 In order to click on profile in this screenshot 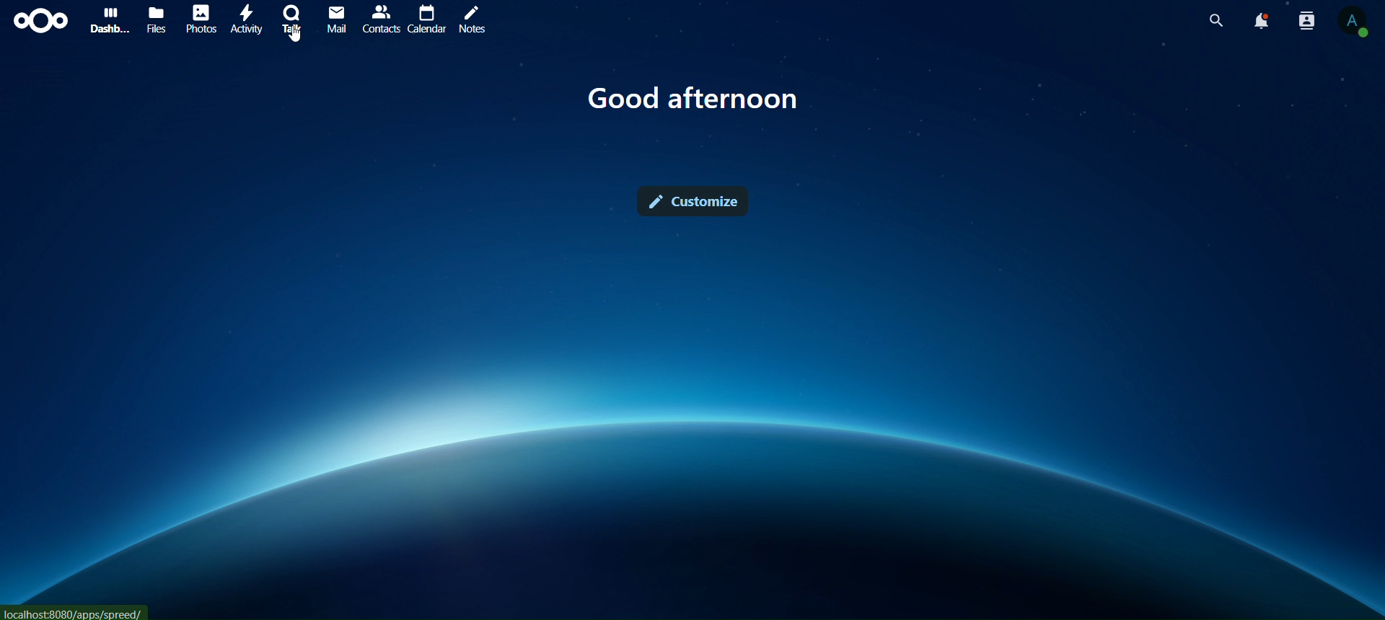, I will do `click(1358, 23)`.